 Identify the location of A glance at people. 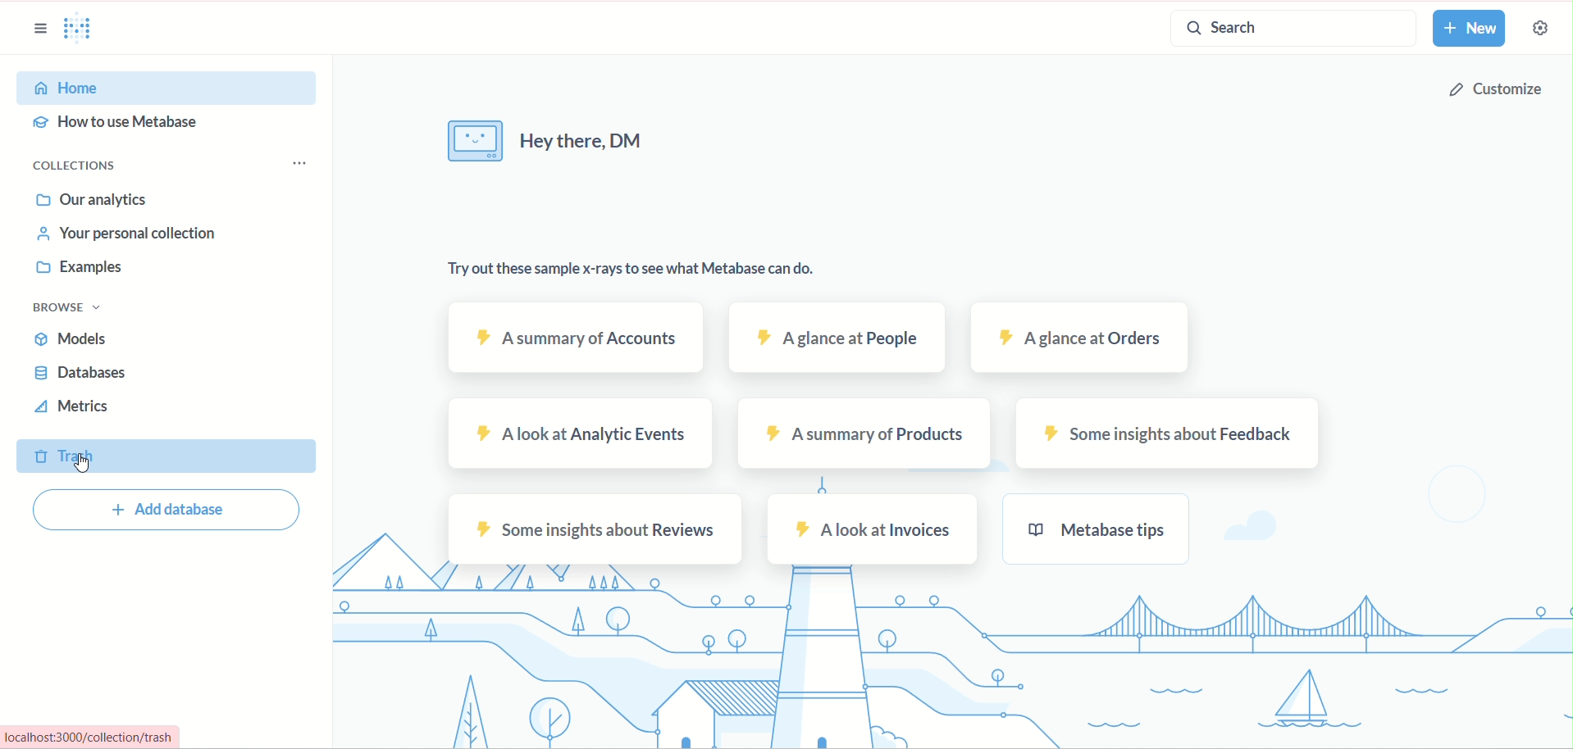
(833, 340).